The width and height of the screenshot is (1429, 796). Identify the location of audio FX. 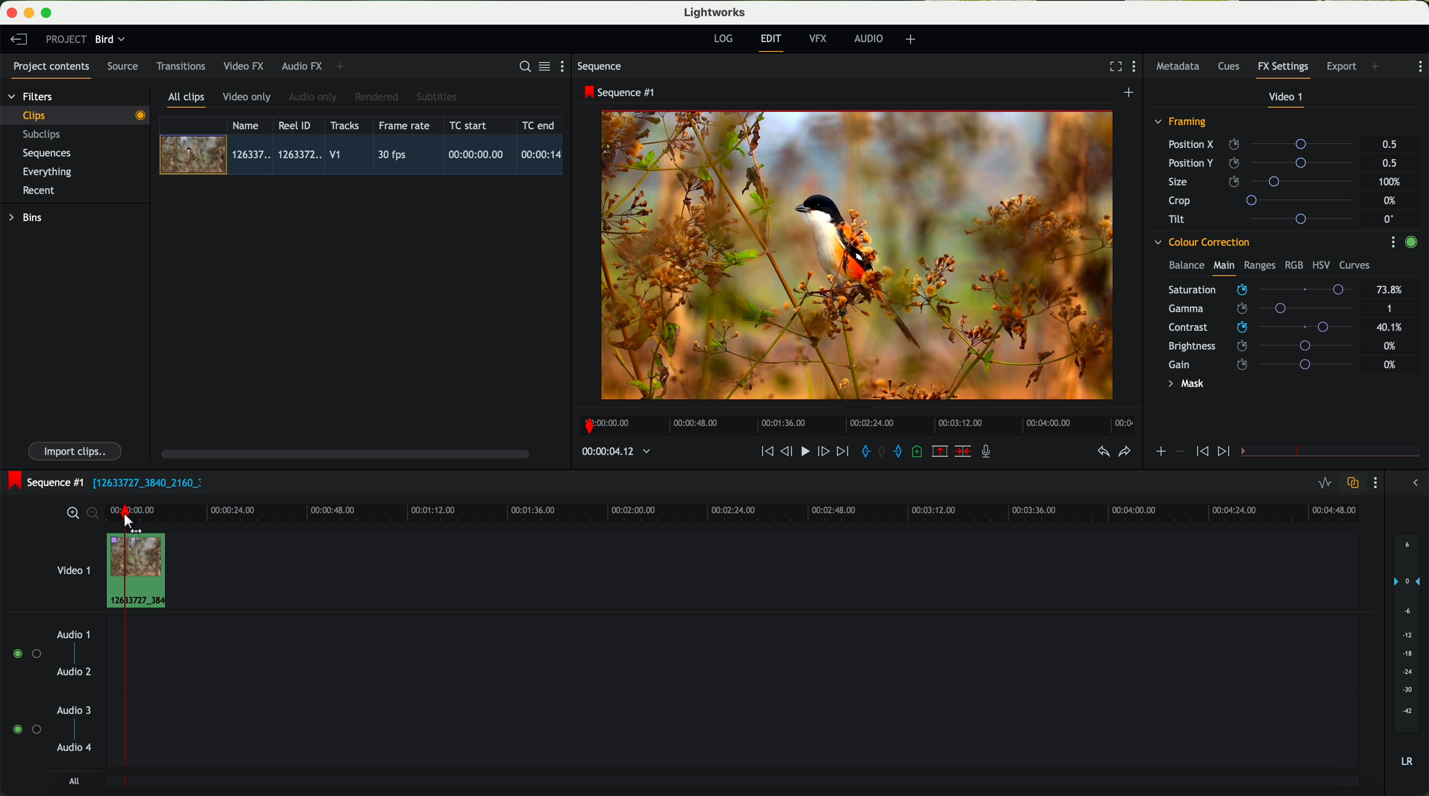
(302, 65).